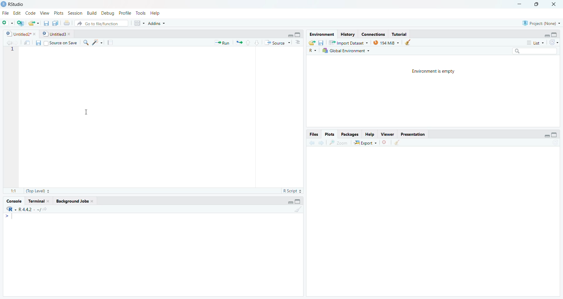 The height and width of the screenshot is (299, 563). Describe the element at coordinates (313, 51) in the screenshot. I see `` at that location.